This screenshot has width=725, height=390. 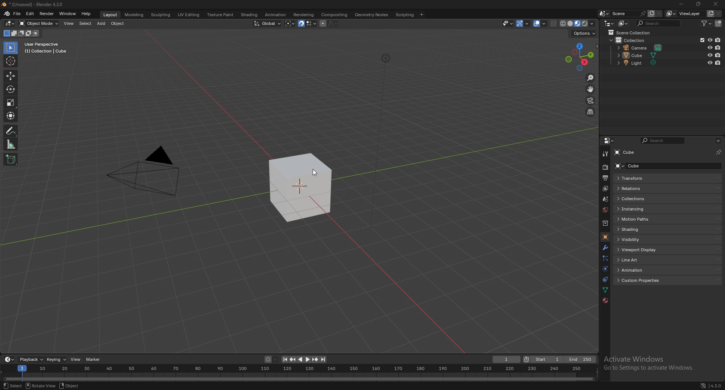 I want to click on display mode, so click(x=624, y=23).